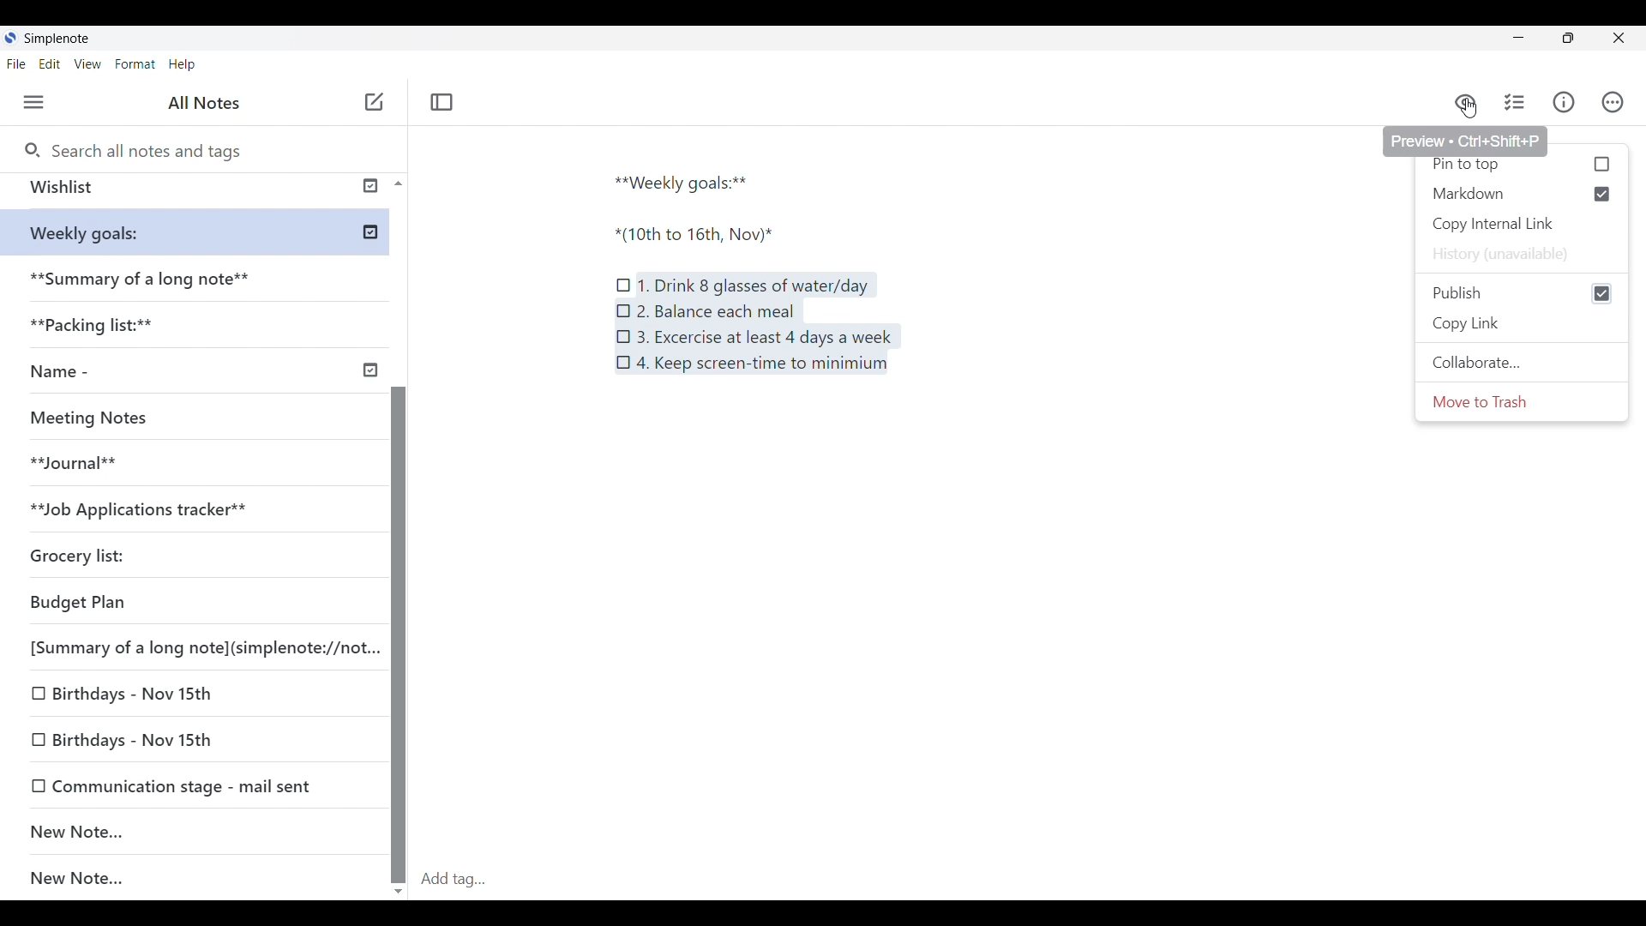 Image resolution: width=1646 pixels, height=926 pixels. I want to click on 1. Drink 8 glasses of water/day, so click(755, 285).